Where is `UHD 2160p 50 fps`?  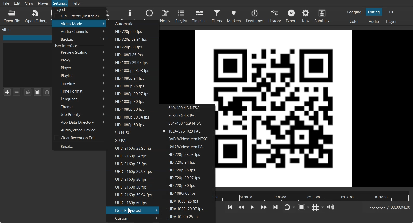 UHD 2160p 50 fps is located at coordinates (130, 187).